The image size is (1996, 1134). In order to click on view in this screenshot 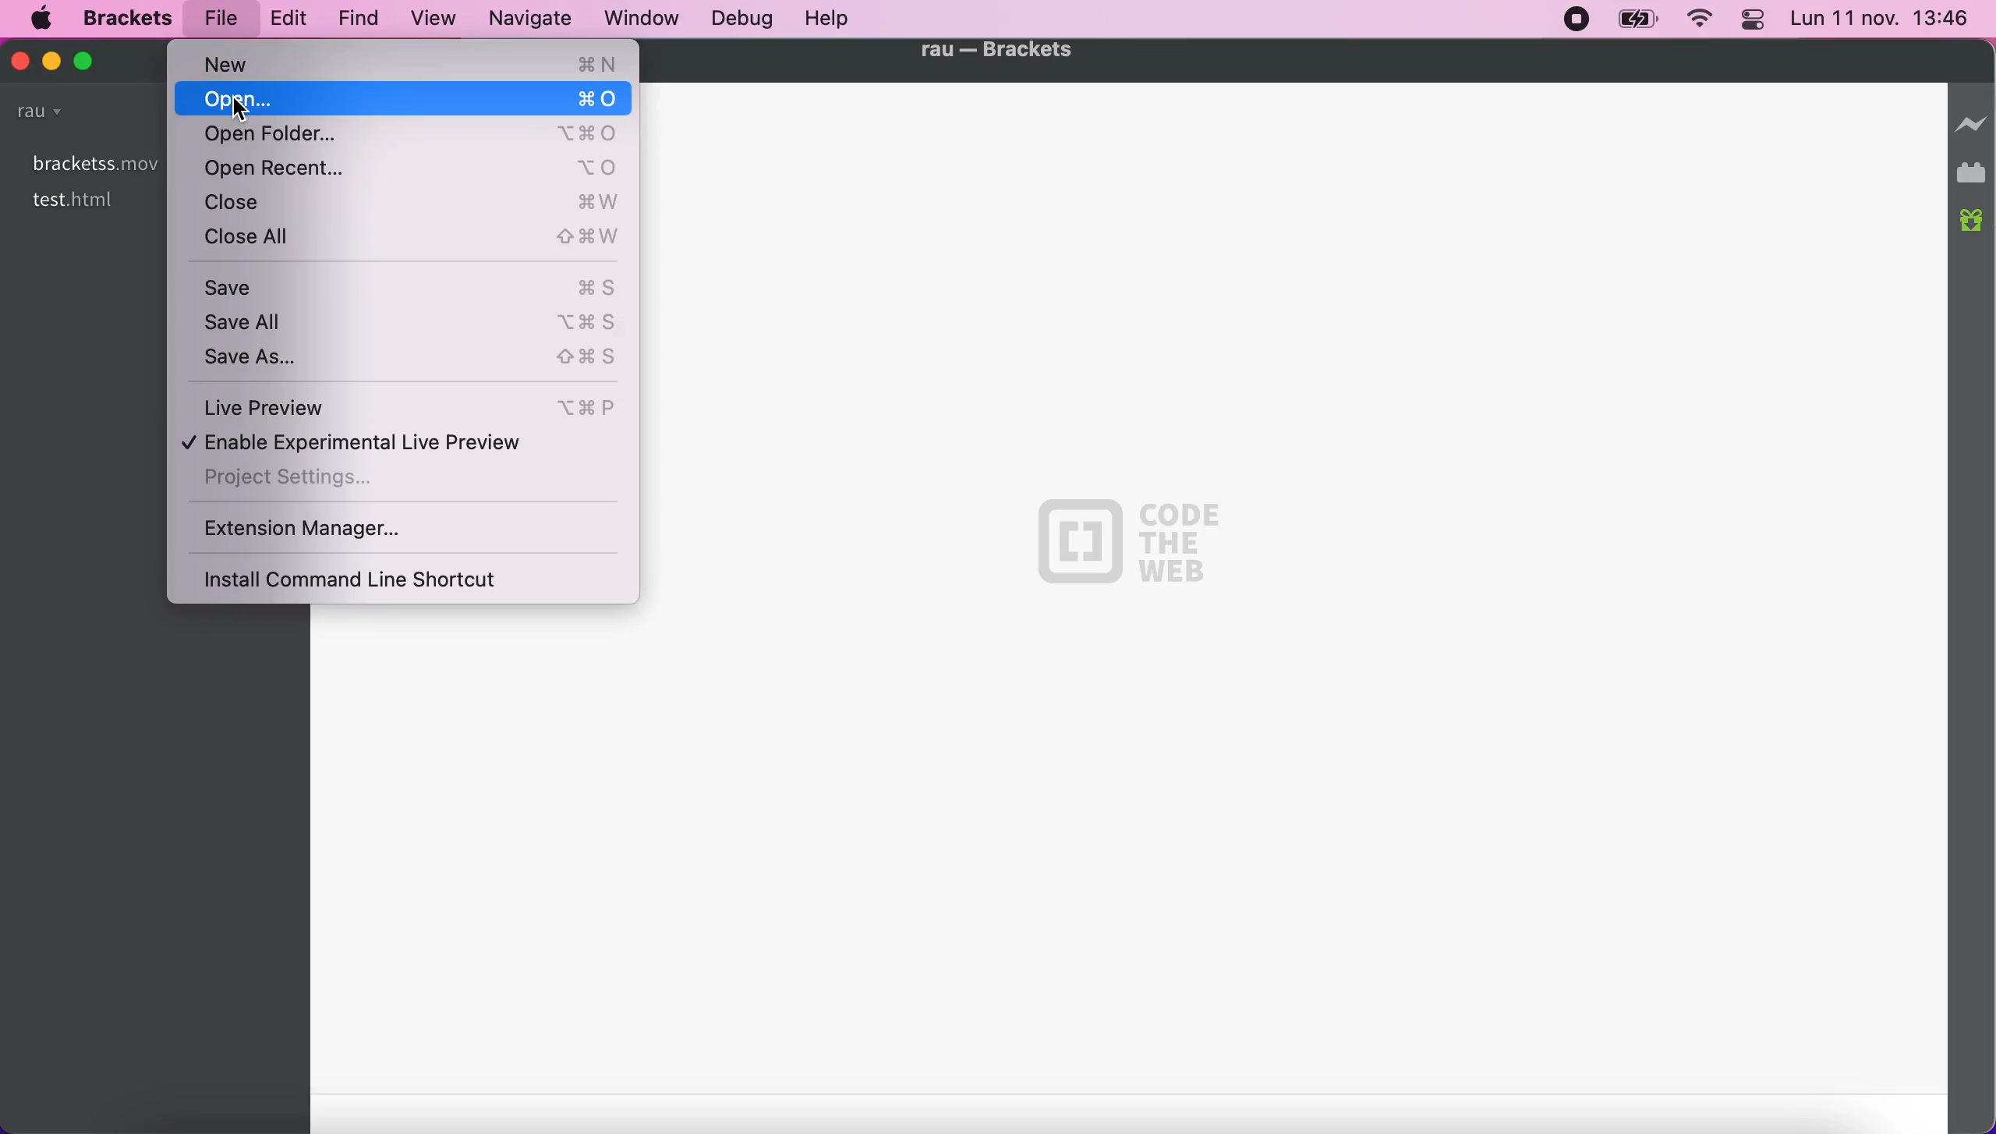, I will do `click(435, 21)`.